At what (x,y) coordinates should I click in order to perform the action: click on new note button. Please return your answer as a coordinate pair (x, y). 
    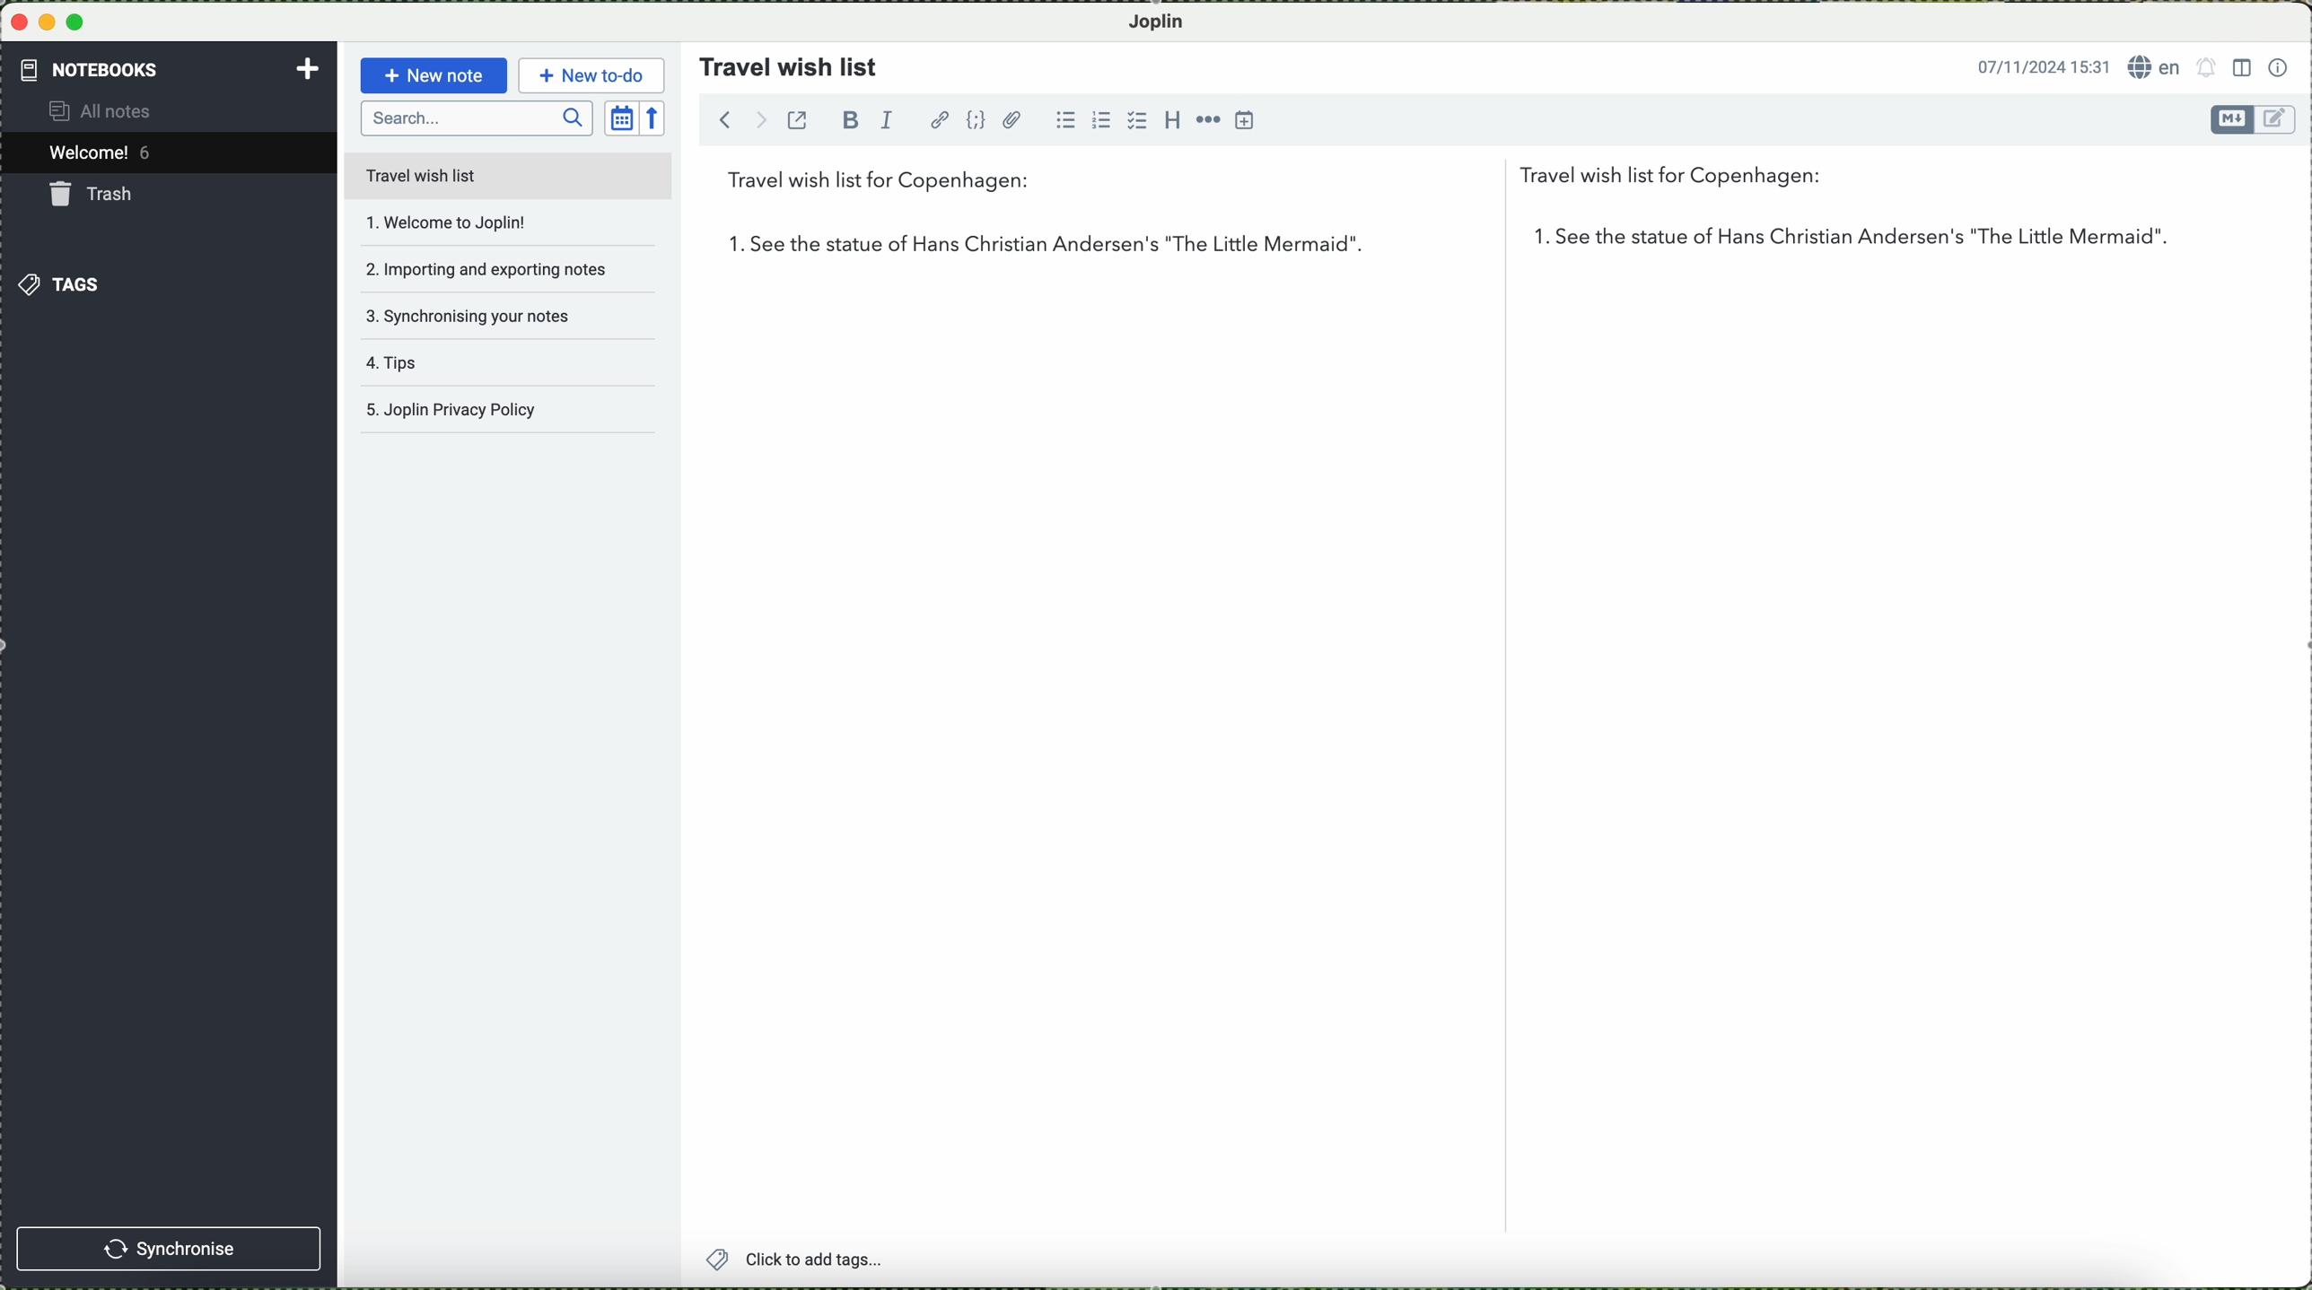
    Looking at the image, I should click on (431, 75).